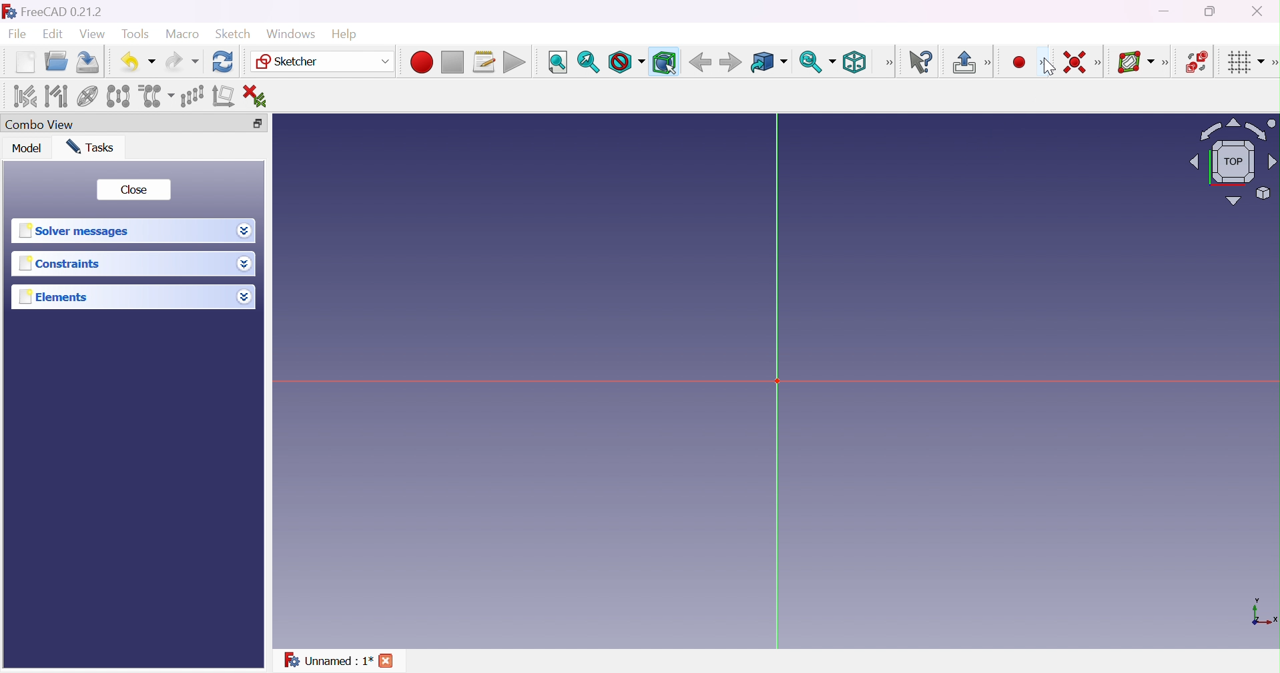 The width and height of the screenshot is (1280, 673). Describe the element at coordinates (135, 190) in the screenshot. I see `Close` at that location.